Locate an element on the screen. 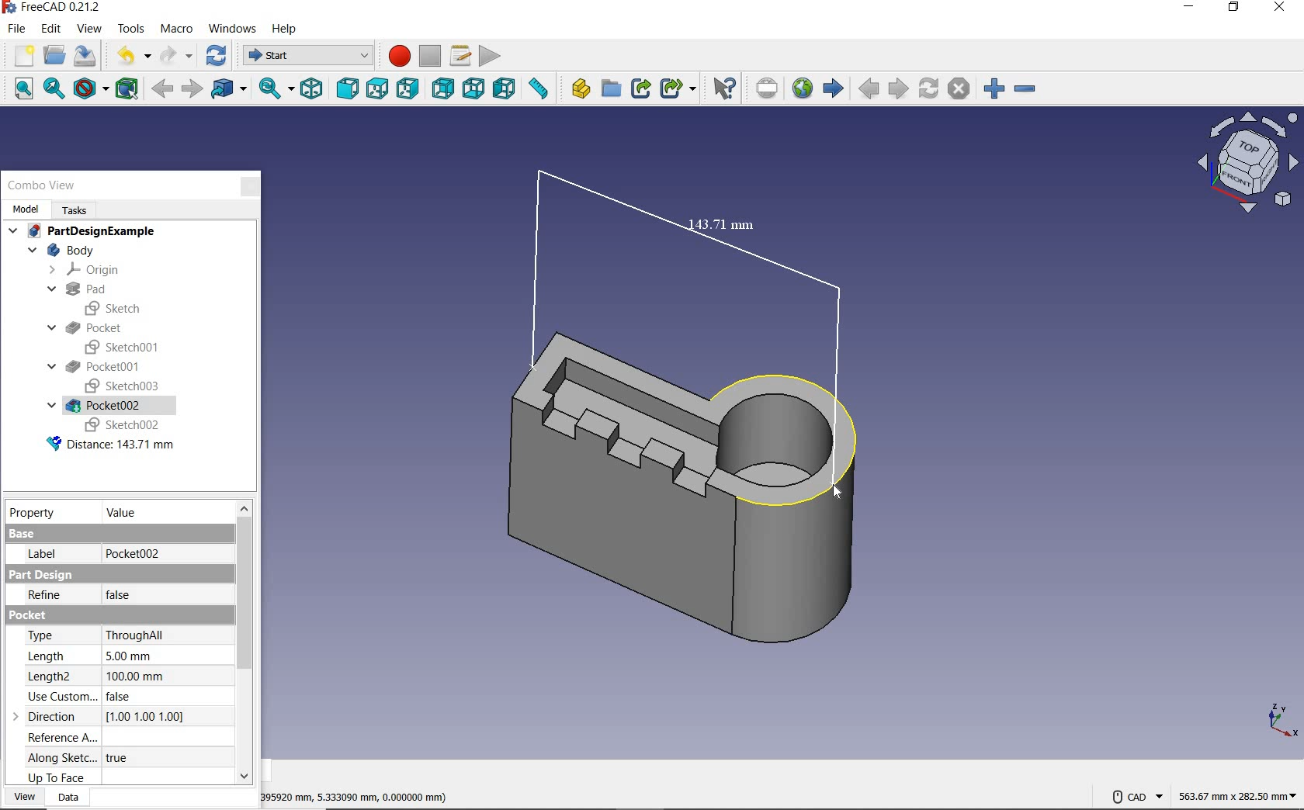 Image resolution: width=1304 pixels, height=810 pixels. use custom is located at coordinates (56, 696).